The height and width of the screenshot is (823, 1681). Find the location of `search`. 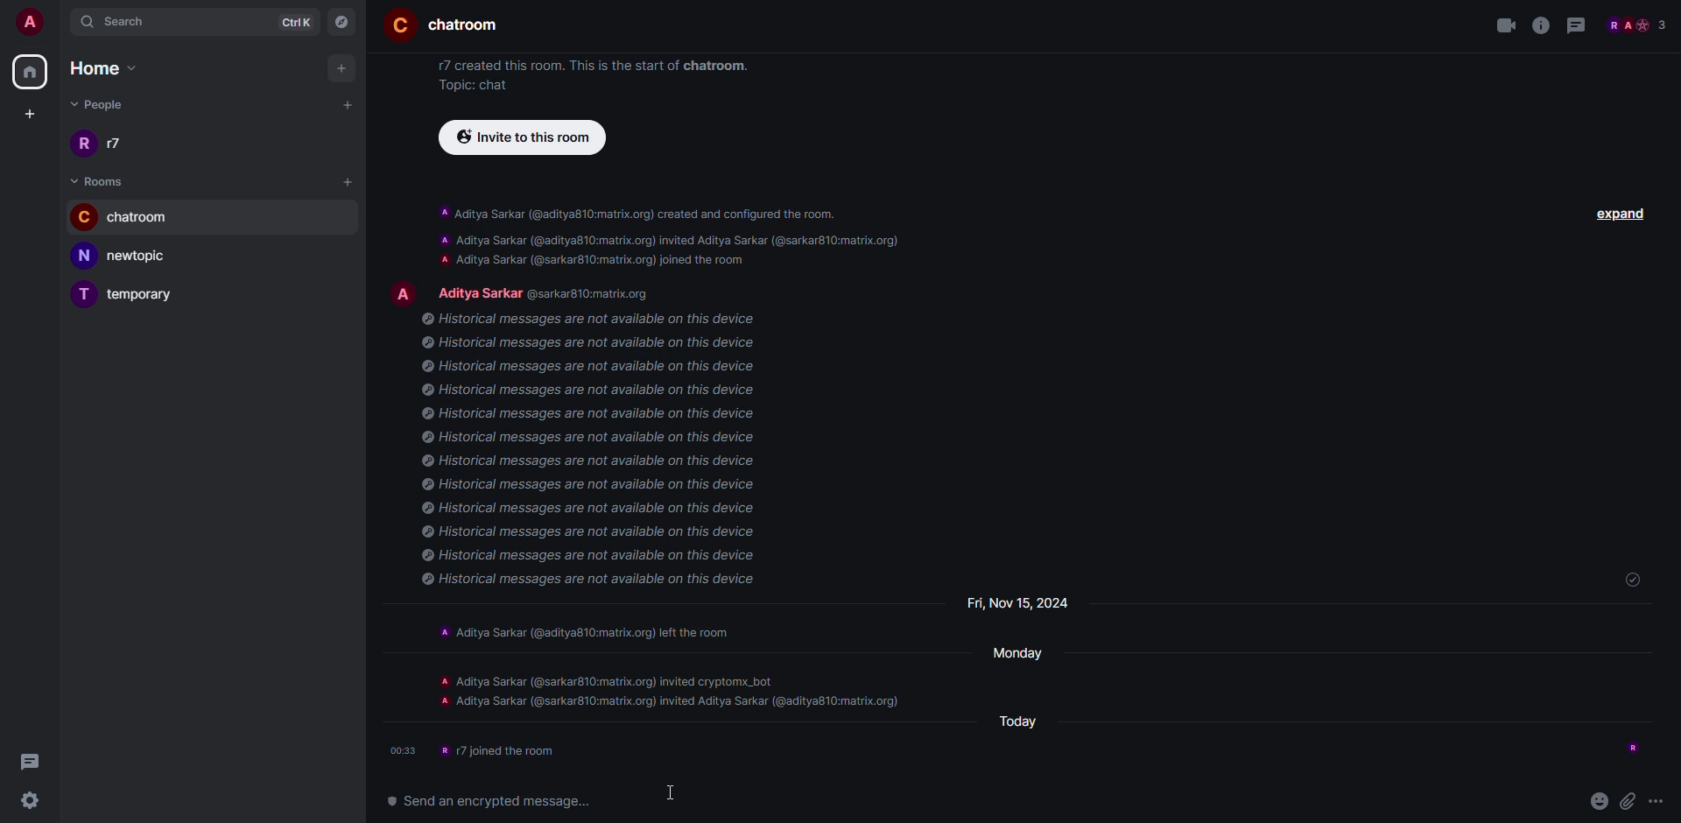

search is located at coordinates (117, 20).